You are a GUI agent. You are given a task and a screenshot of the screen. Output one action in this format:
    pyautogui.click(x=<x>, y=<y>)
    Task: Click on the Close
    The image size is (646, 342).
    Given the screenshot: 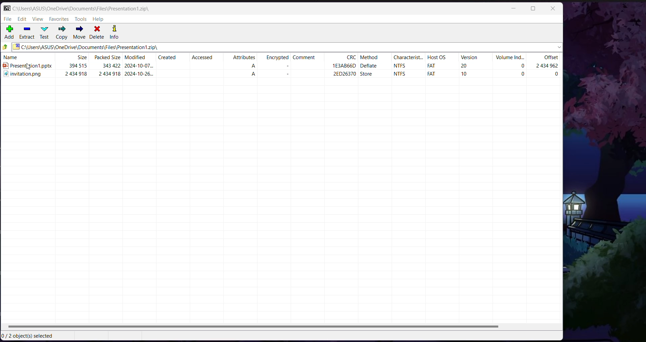 What is the action you would take?
    pyautogui.click(x=554, y=8)
    